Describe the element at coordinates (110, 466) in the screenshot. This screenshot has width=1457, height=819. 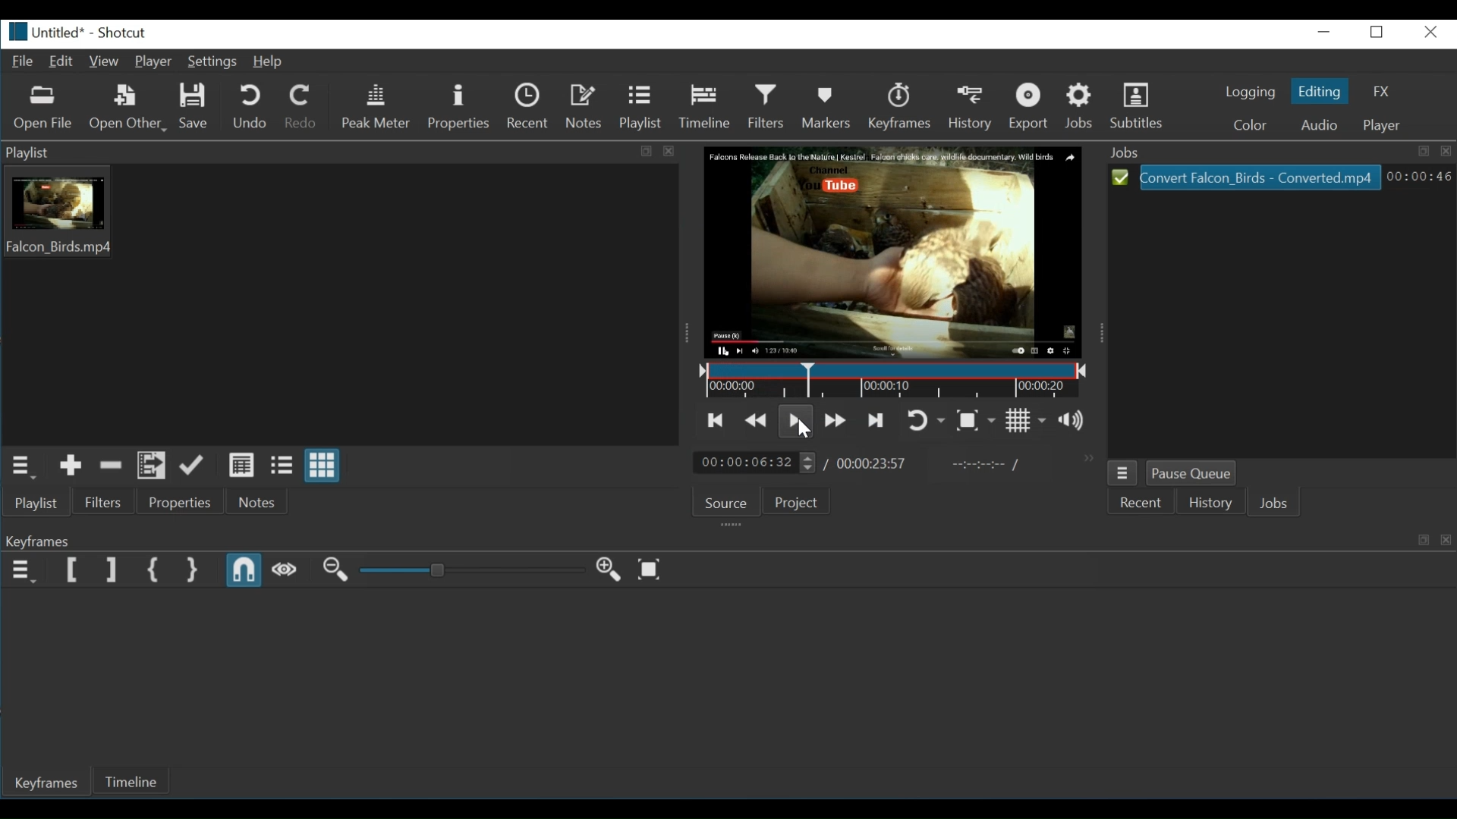
I see `Remove cut` at that location.